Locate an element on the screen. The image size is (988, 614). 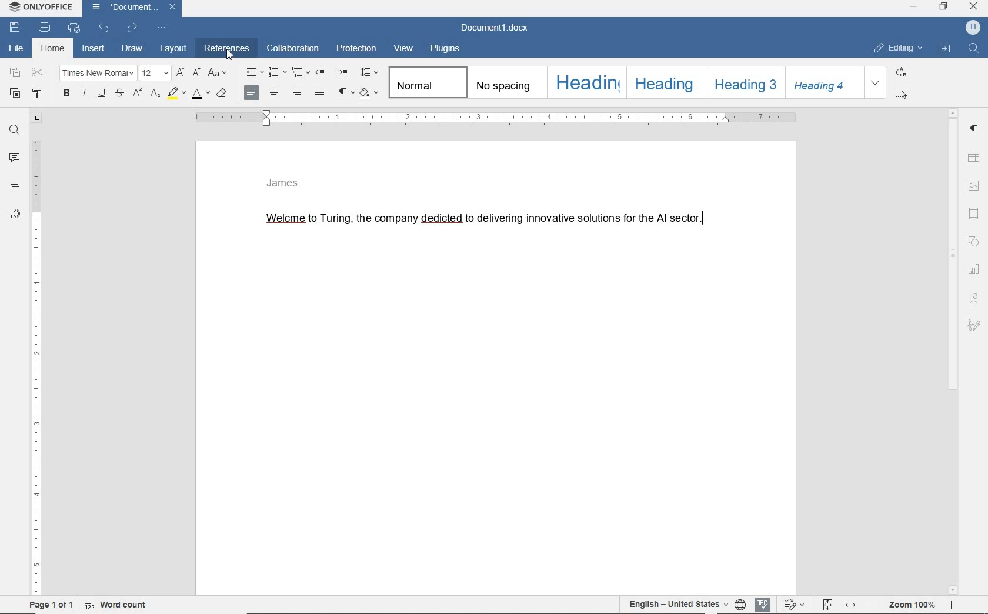
collaboration is located at coordinates (292, 49).